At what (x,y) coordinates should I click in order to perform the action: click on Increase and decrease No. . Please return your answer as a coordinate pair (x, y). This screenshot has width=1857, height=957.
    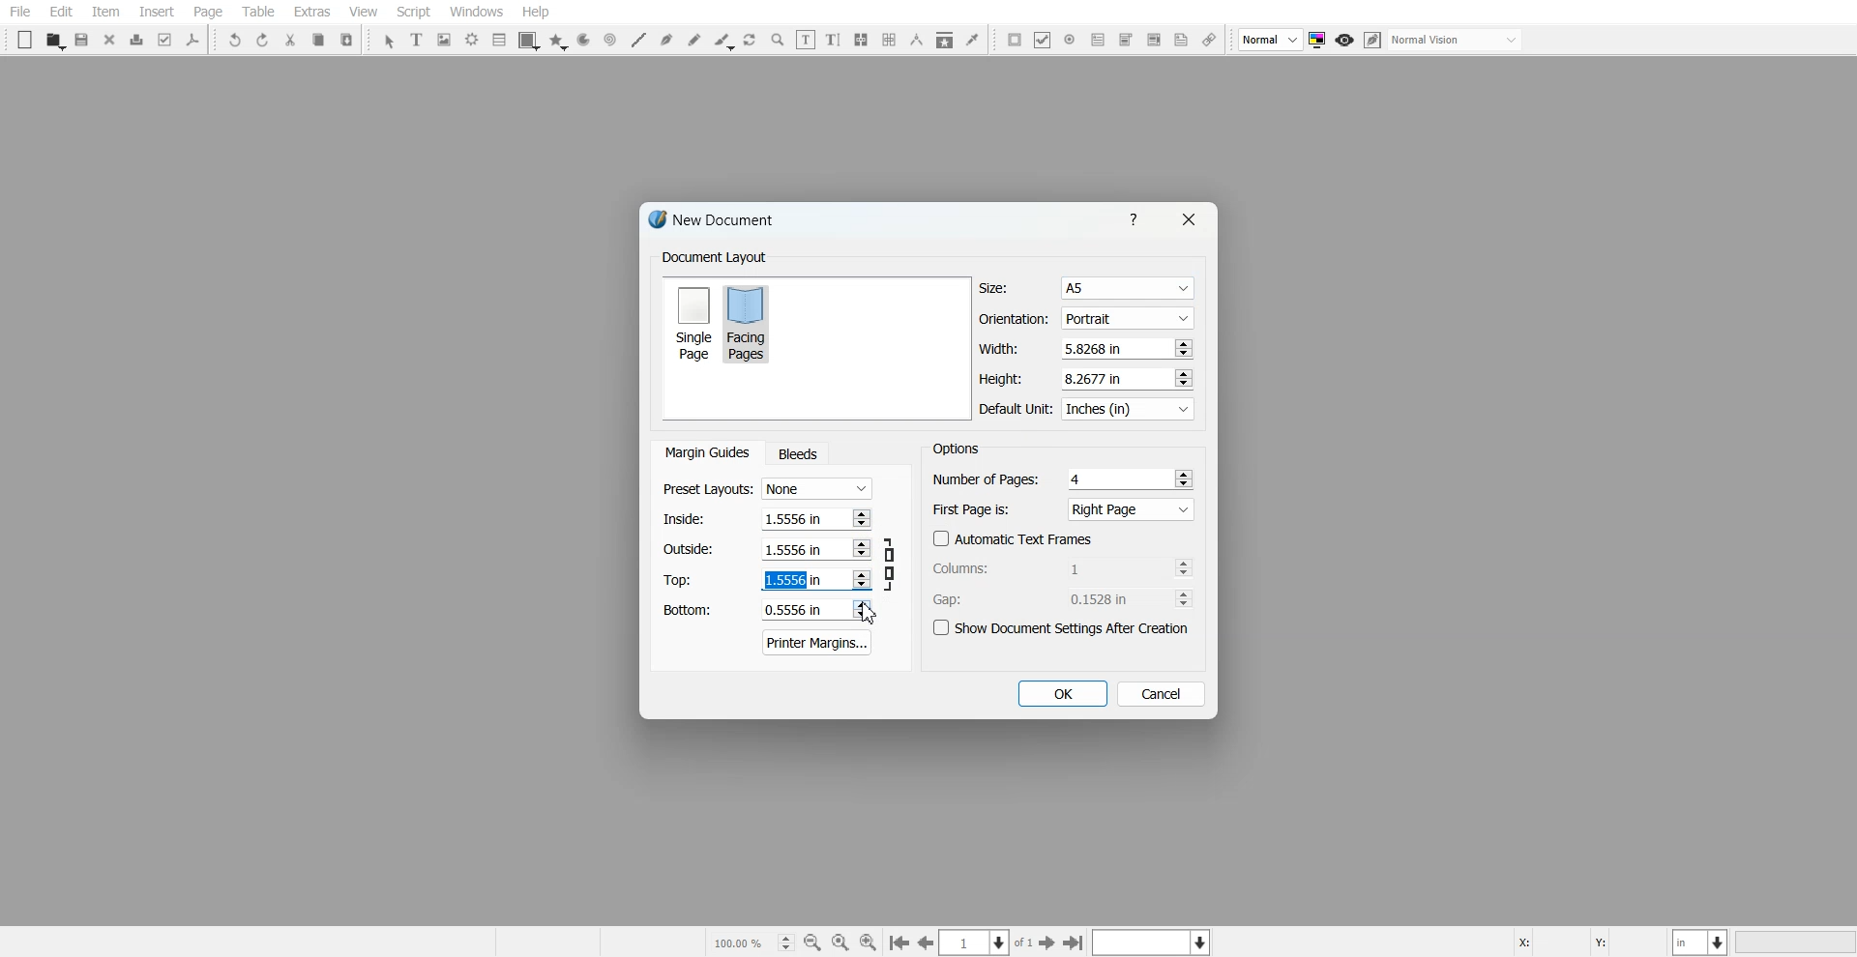
    Looking at the image, I should click on (1184, 598).